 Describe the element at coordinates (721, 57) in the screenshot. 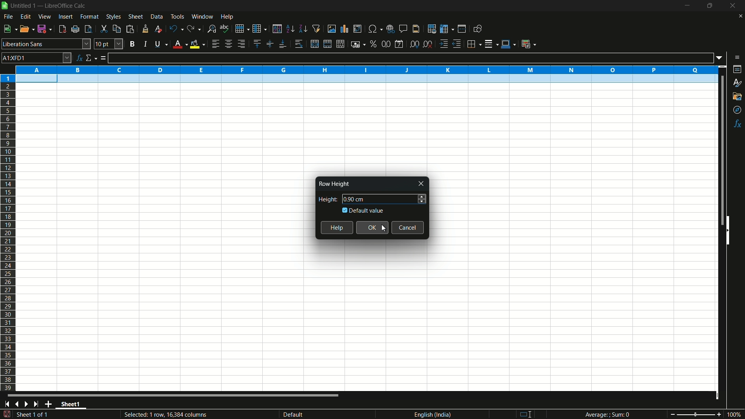

I see `formula input options` at that location.